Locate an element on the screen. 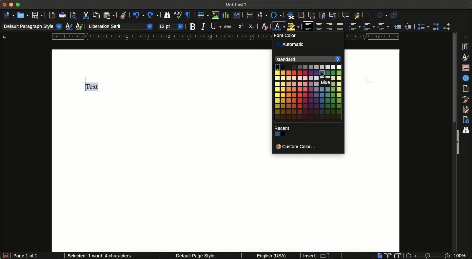 Image resolution: width=472 pixels, height=259 pixels. Recent is located at coordinates (283, 128).